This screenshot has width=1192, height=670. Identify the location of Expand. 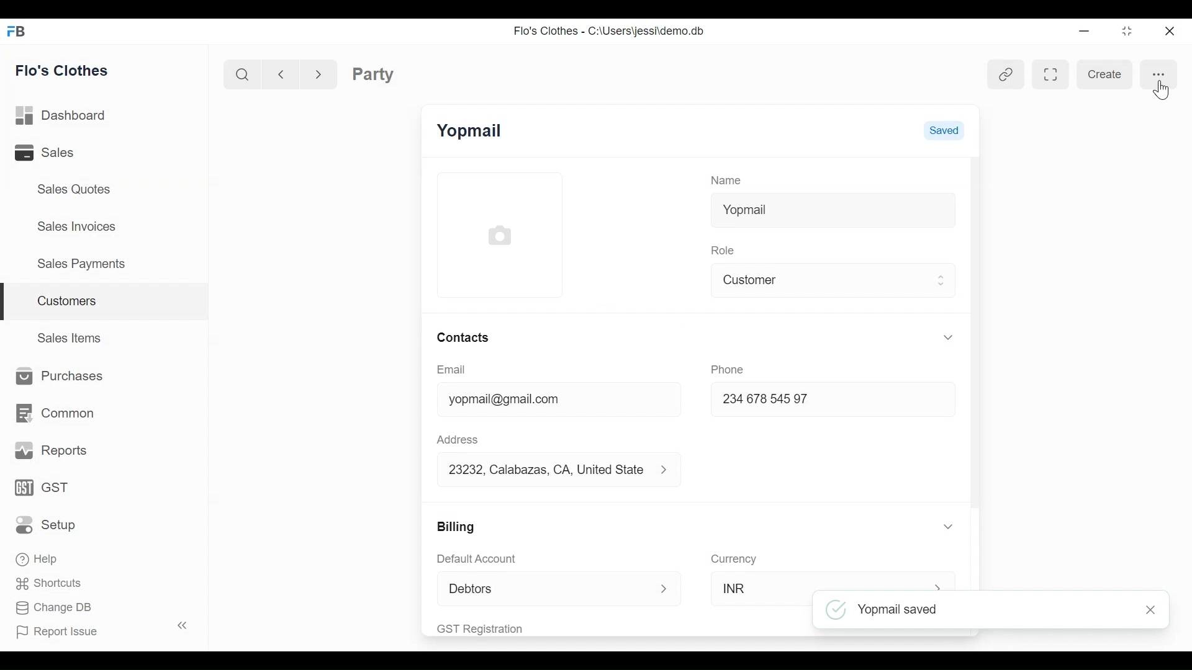
(941, 282).